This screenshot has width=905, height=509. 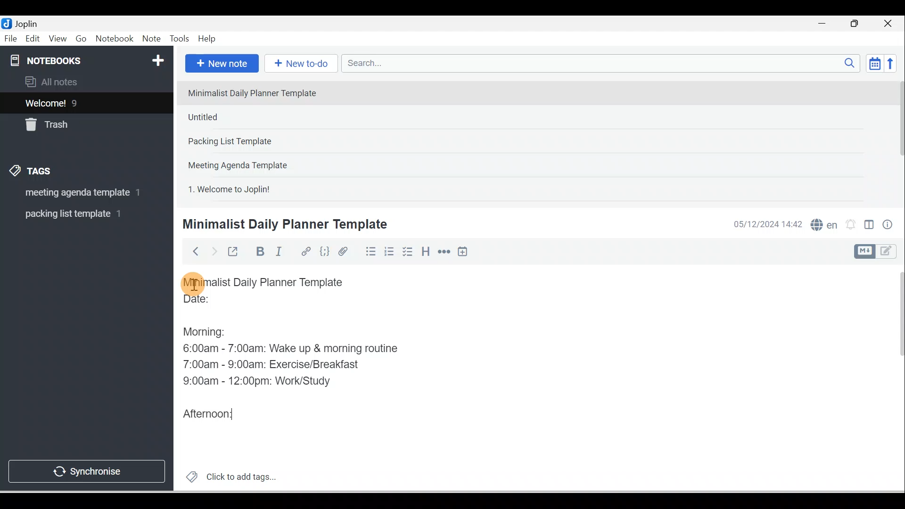 I want to click on Back, so click(x=191, y=251).